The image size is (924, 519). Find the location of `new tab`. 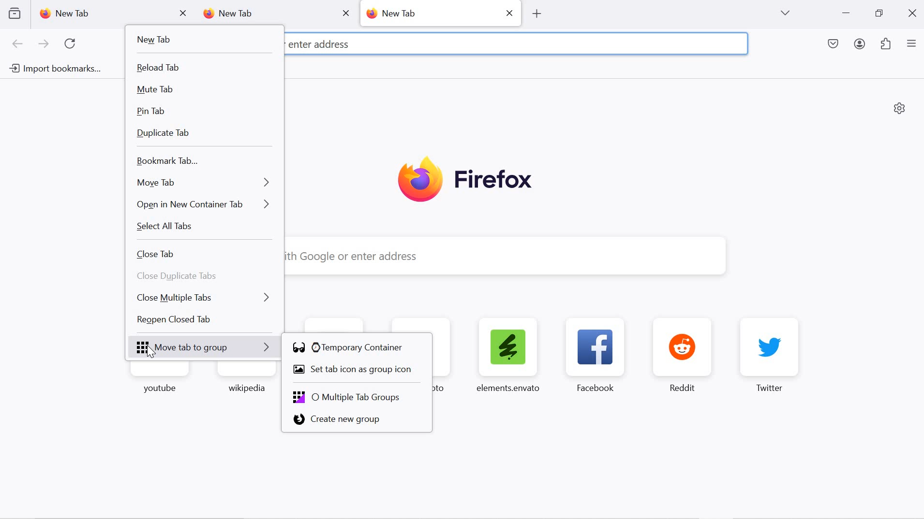

new tab is located at coordinates (262, 14).